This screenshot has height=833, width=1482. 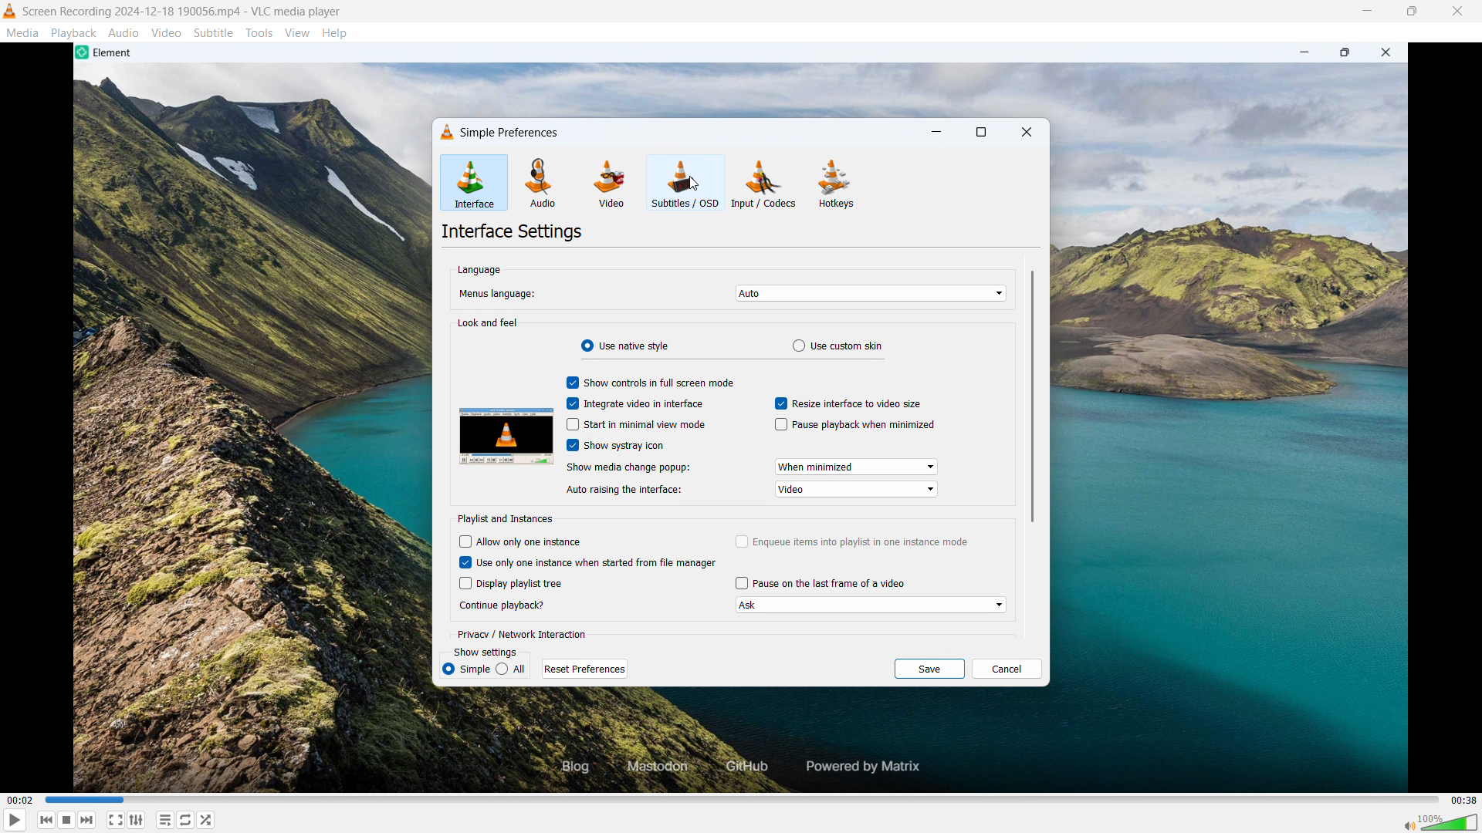 What do you see at coordinates (848, 403) in the screenshot?
I see `resize interface to video size` at bounding box center [848, 403].